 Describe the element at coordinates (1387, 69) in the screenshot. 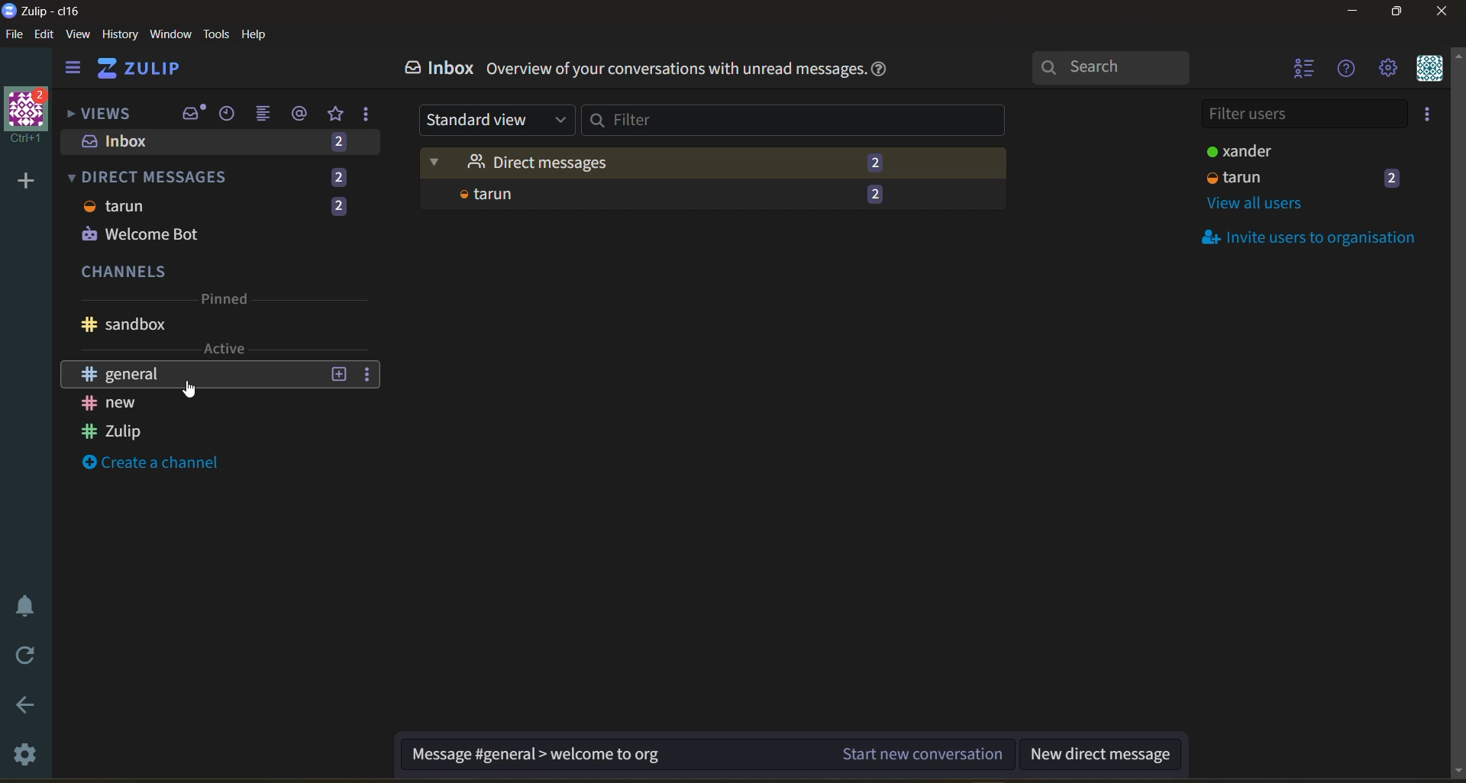

I see `settings menu` at that location.